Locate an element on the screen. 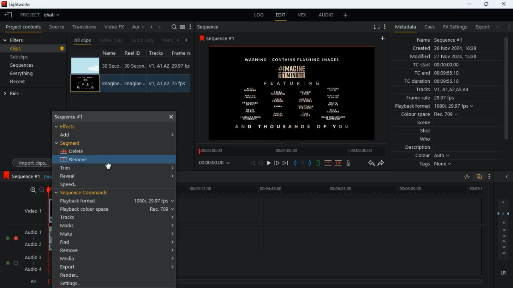 The width and height of the screenshot is (513, 288). audio selection buttons is located at coordinates (12, 264).